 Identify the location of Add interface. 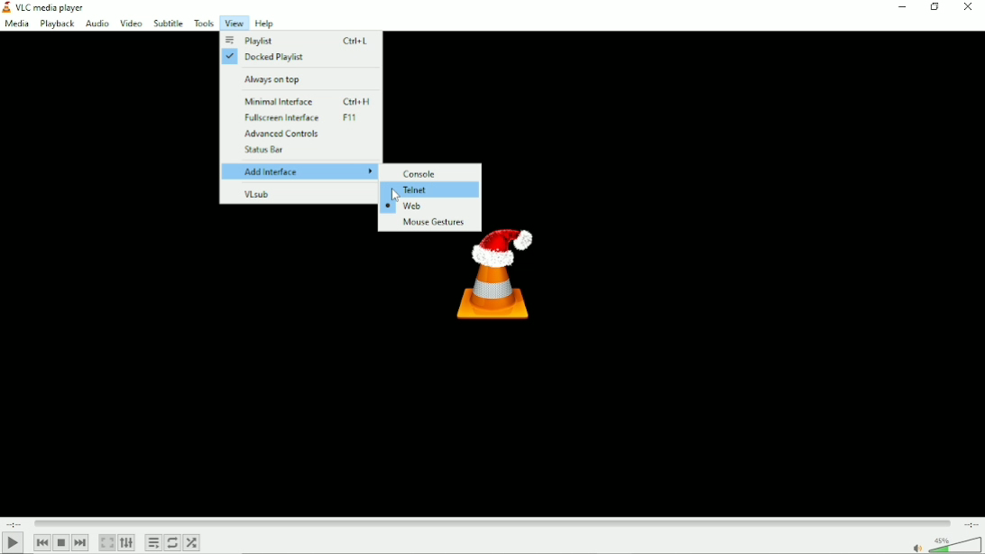
(299, 172).